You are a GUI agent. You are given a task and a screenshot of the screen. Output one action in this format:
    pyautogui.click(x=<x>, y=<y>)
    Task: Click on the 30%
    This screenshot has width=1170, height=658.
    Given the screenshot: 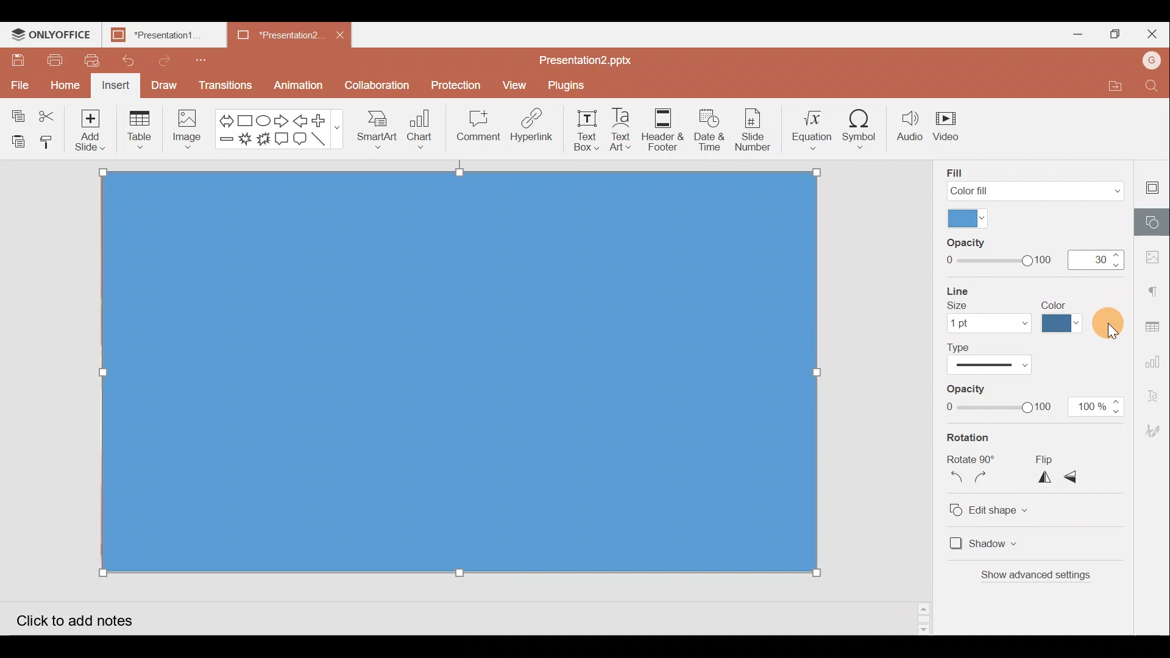 What is the action you would take?
    pyautogui.click(x=1096, y=255)
    